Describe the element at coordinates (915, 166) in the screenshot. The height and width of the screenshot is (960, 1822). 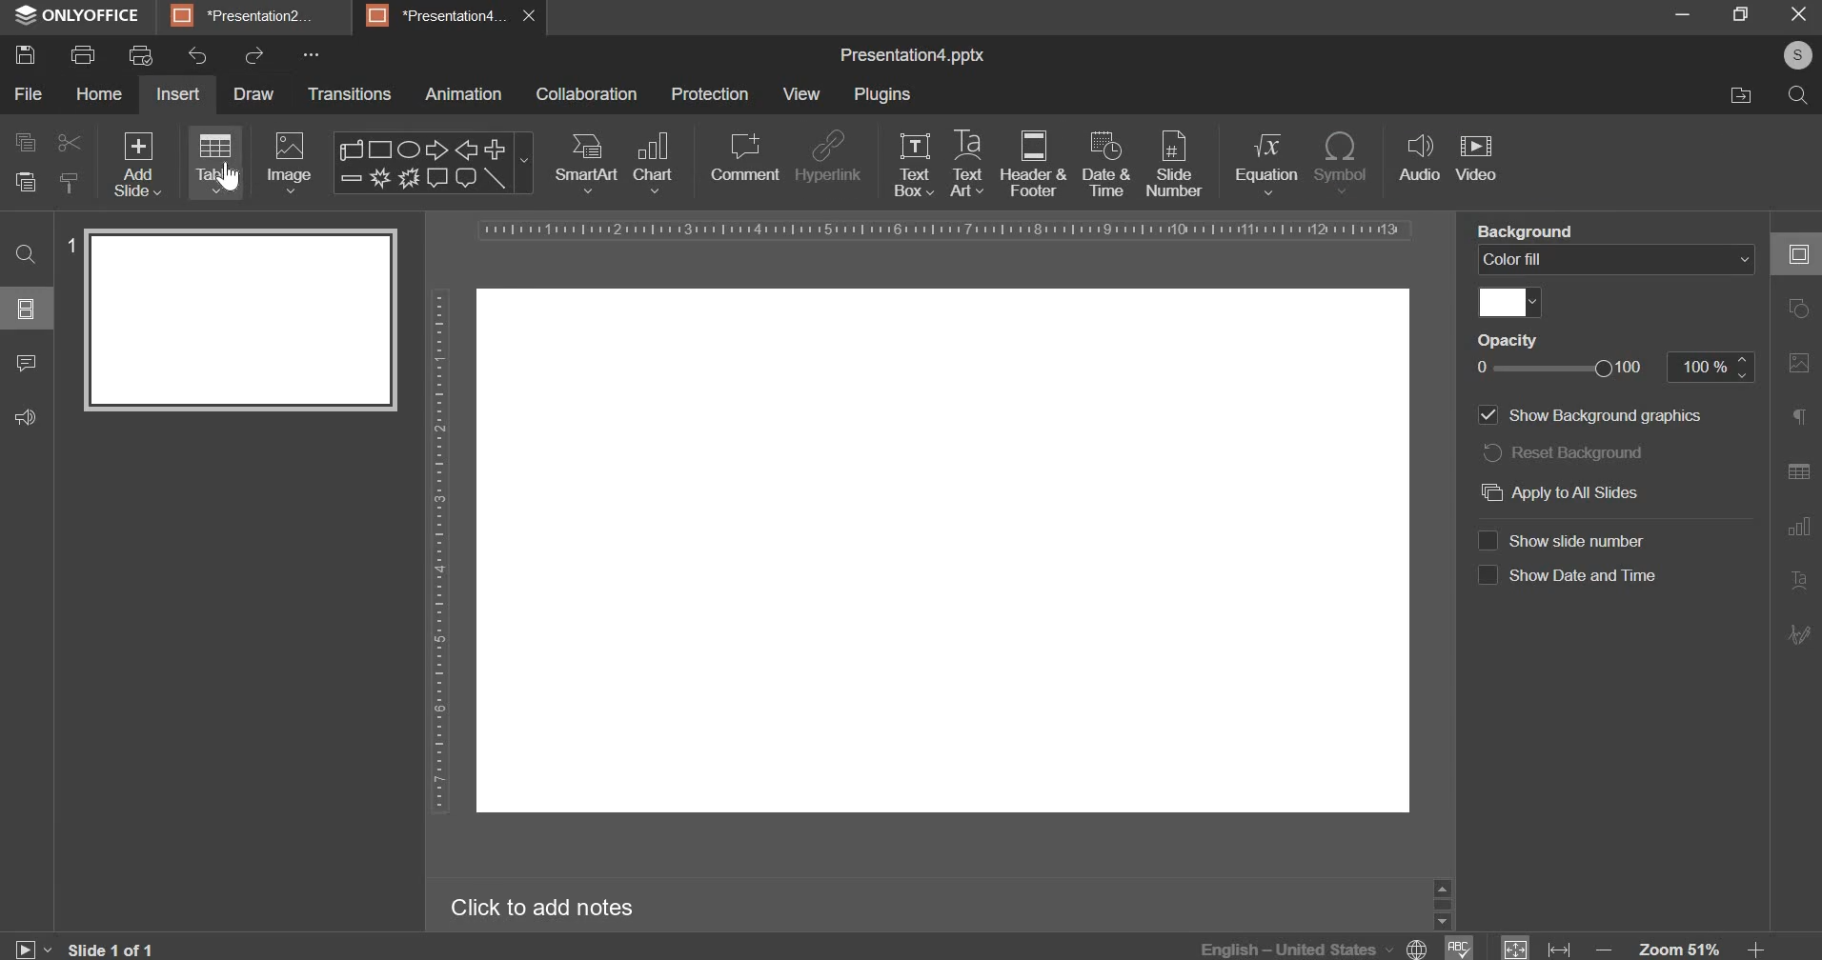
I see `text box` at that location.